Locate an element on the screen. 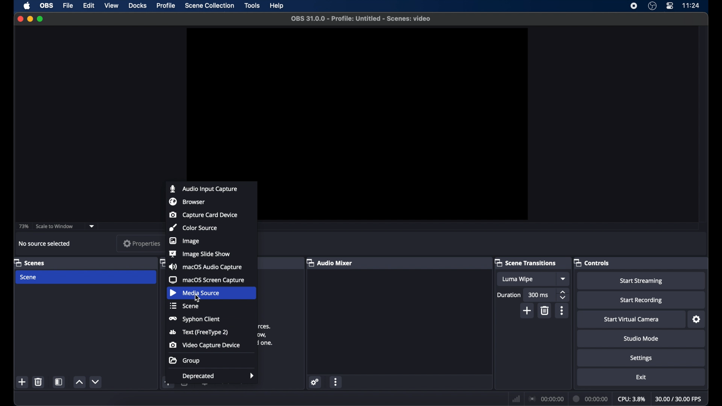 The width and height of the screenshot is (722, 406). network is located at coordinates (516, 399).